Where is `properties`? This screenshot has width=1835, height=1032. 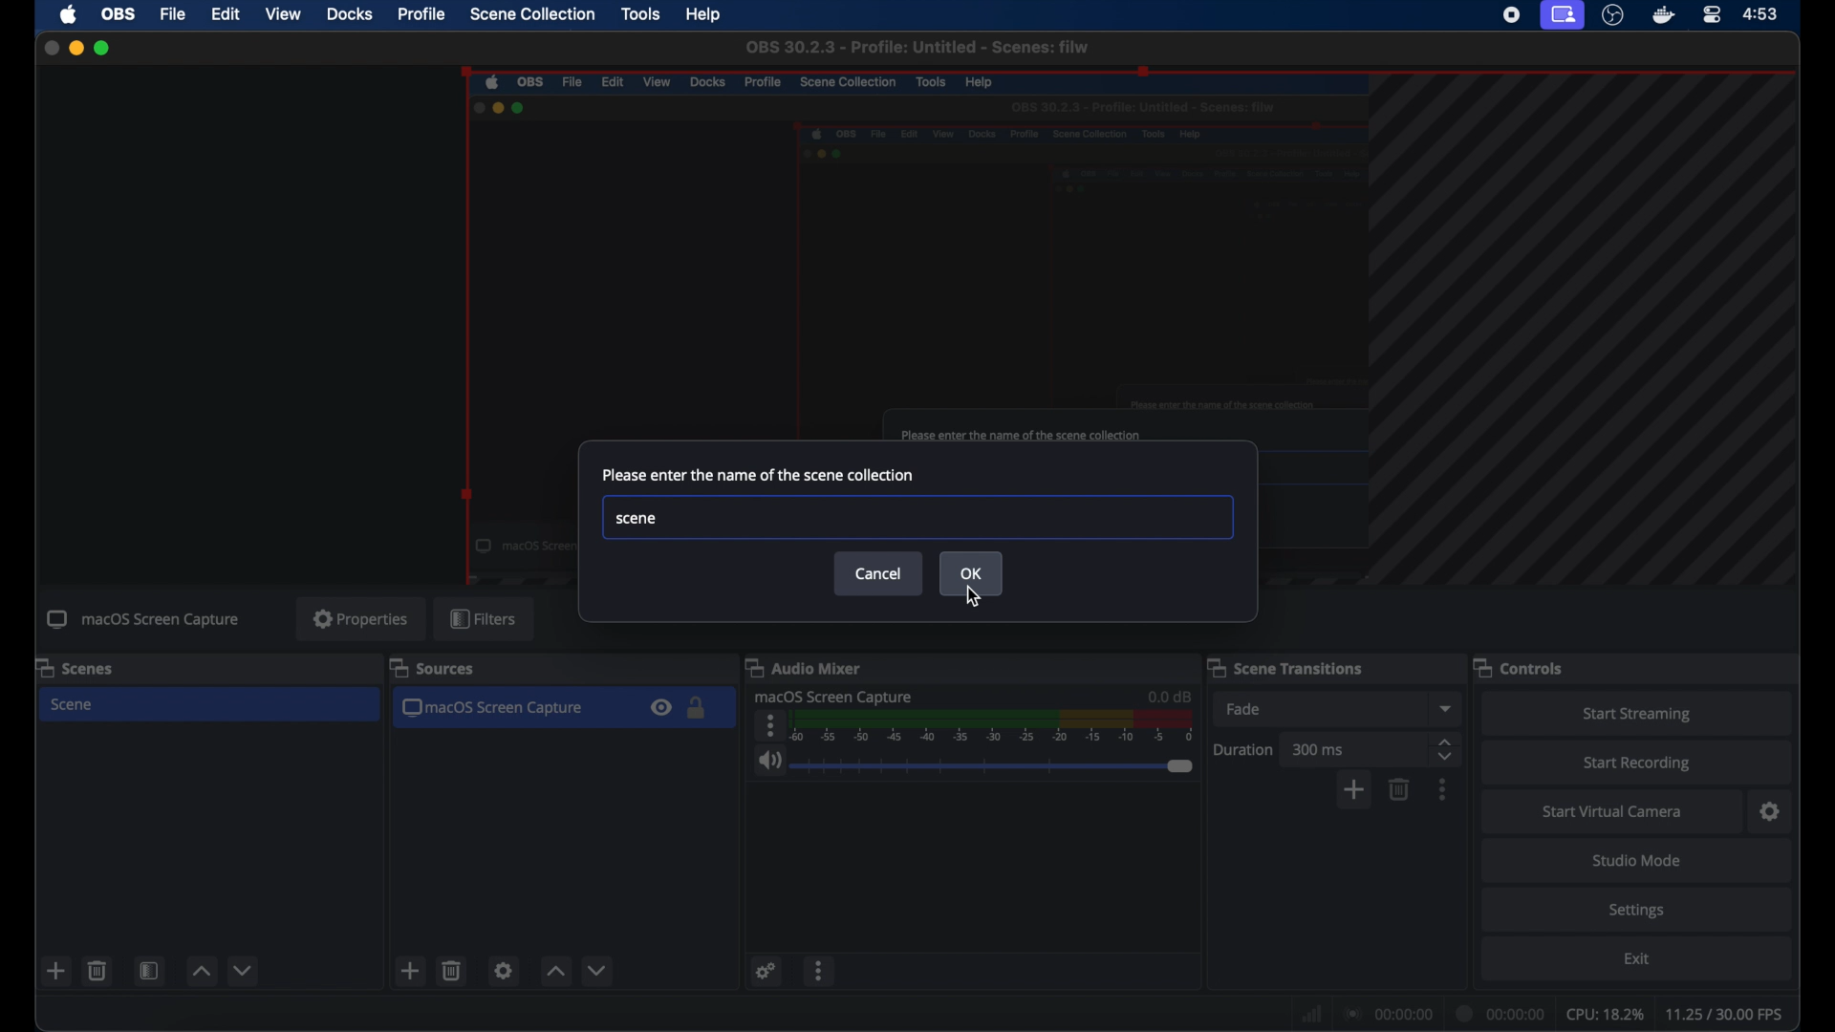 properties is located at coordinates (360, 618).